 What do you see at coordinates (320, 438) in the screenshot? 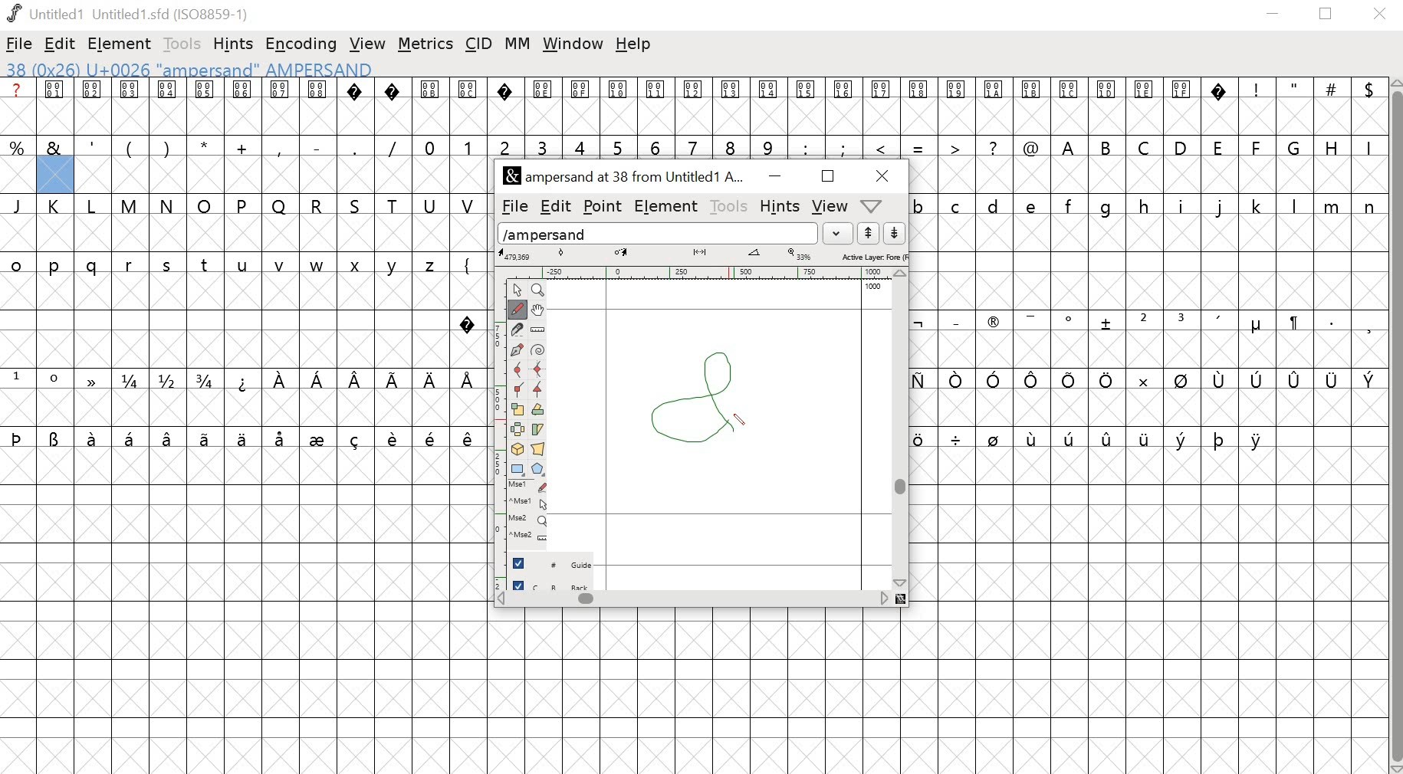
I see `symbol` at bounding box center [320, 438].